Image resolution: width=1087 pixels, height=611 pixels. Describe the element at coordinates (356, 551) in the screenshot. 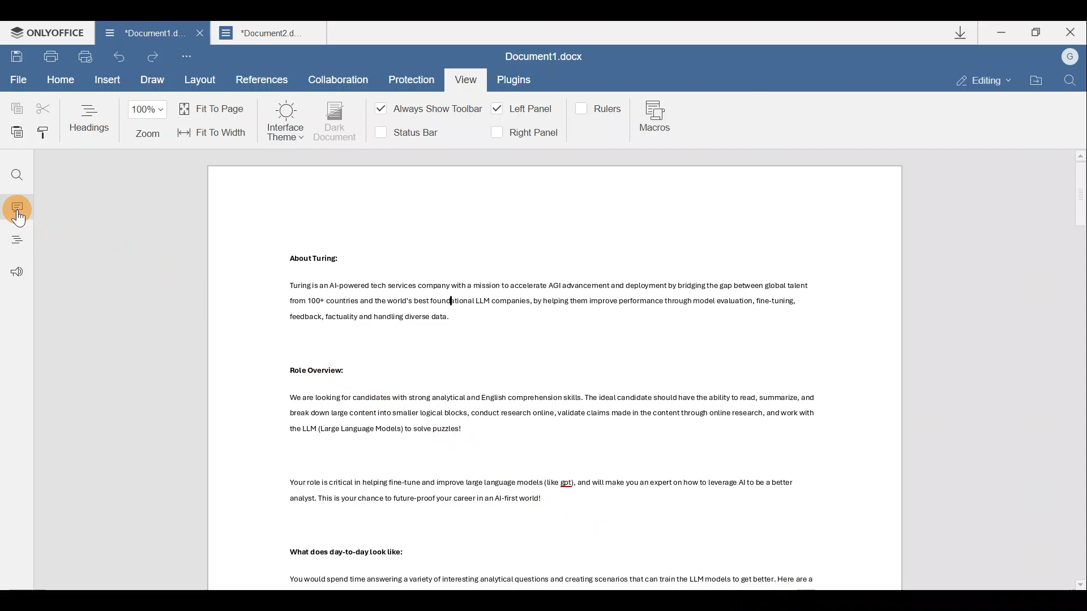

I see `` at that location.